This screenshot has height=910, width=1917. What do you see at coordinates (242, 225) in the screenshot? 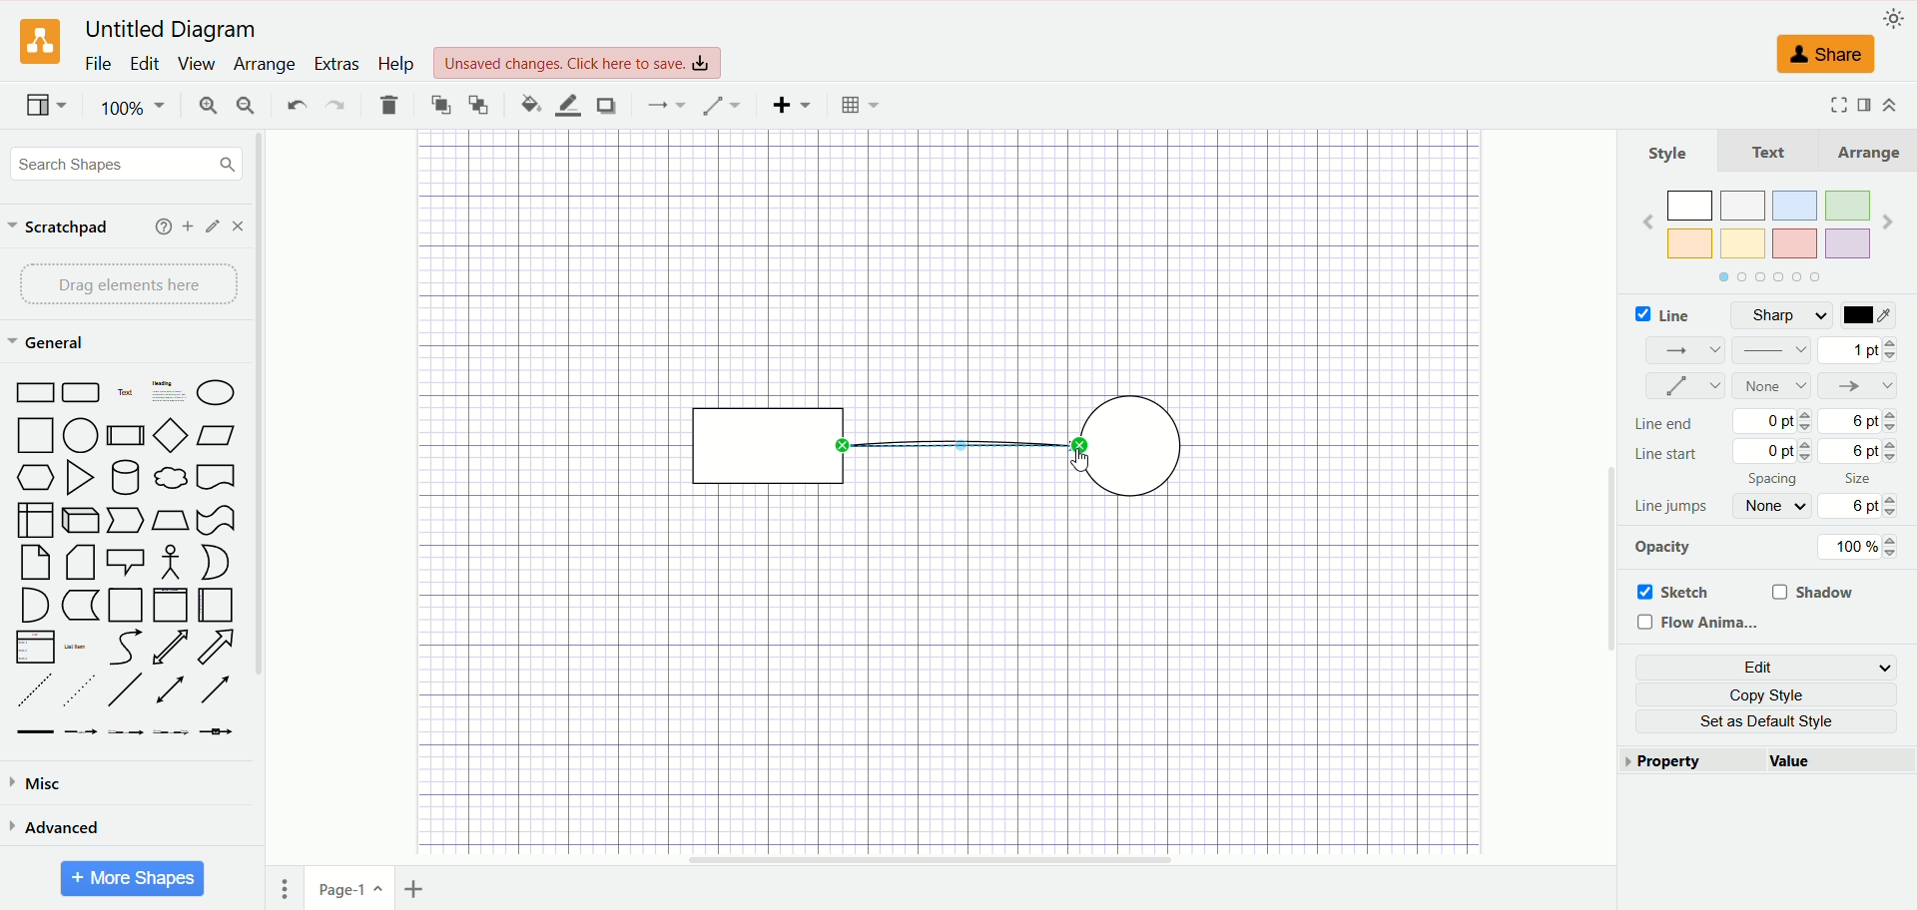
I see `close` at bounding box center [242, 225].